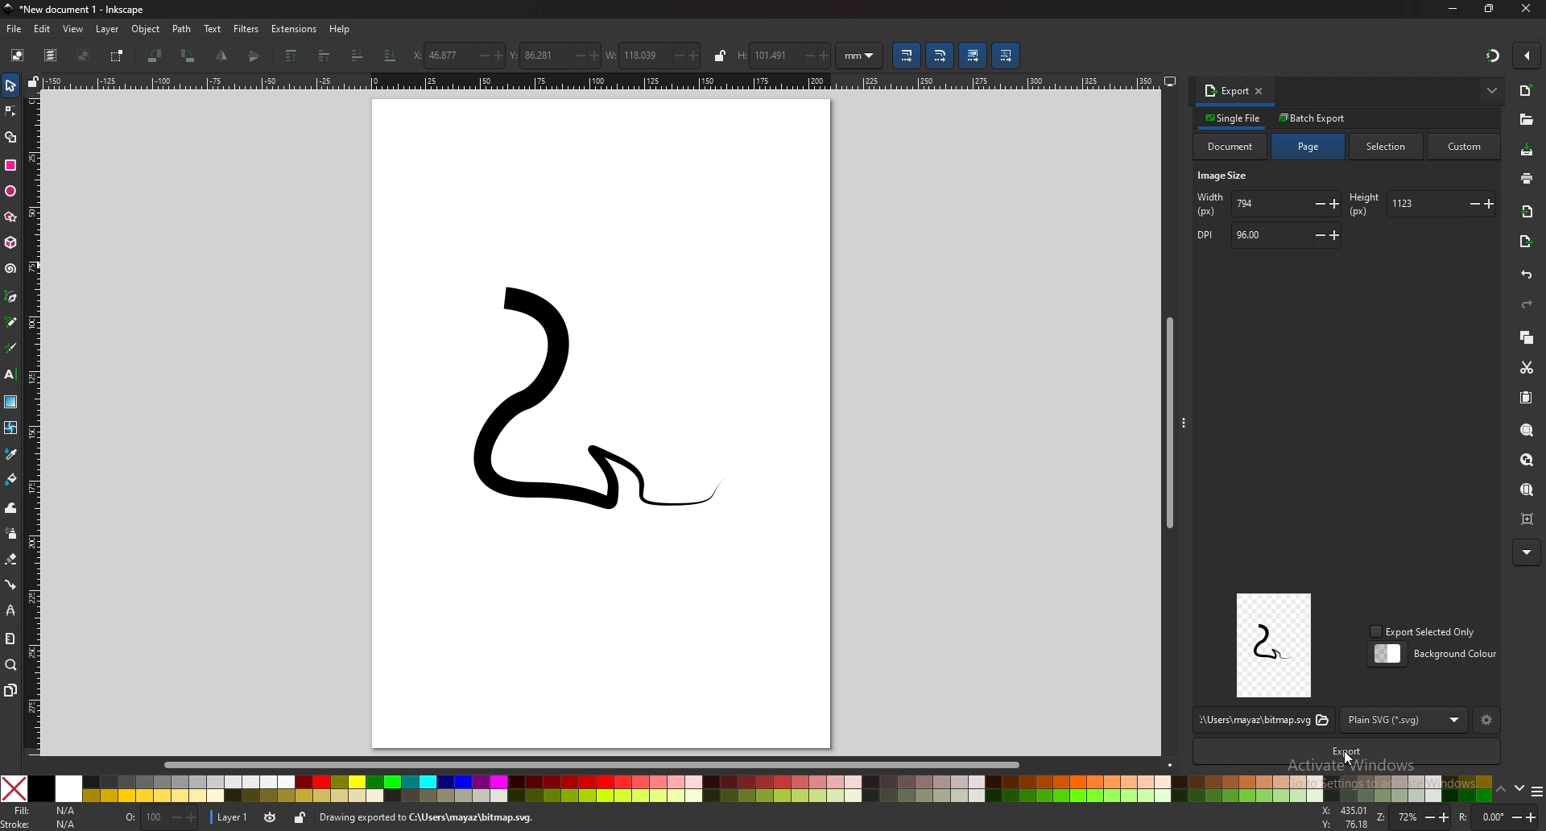 This screenshot has width=1546, height=831. Describe the element at coordinates (35, 421) in the screenshot. I see `vertical scale` at that location.